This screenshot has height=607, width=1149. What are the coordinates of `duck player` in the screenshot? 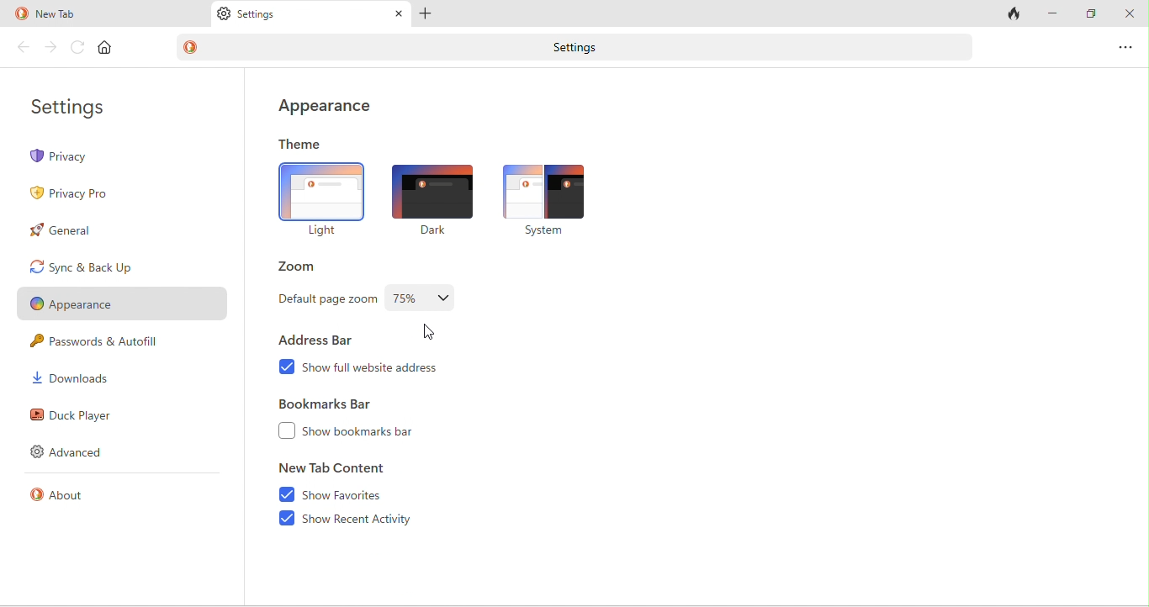 It's located at (77, 415).